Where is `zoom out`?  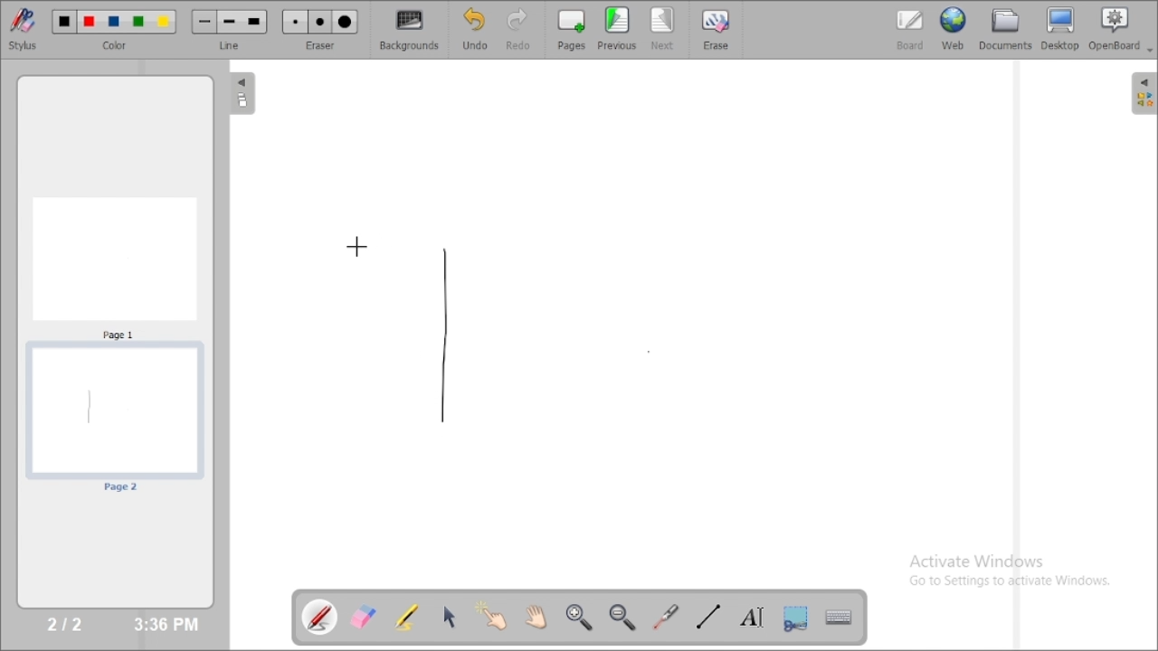
zoom out is located at coordinates (624, 618).